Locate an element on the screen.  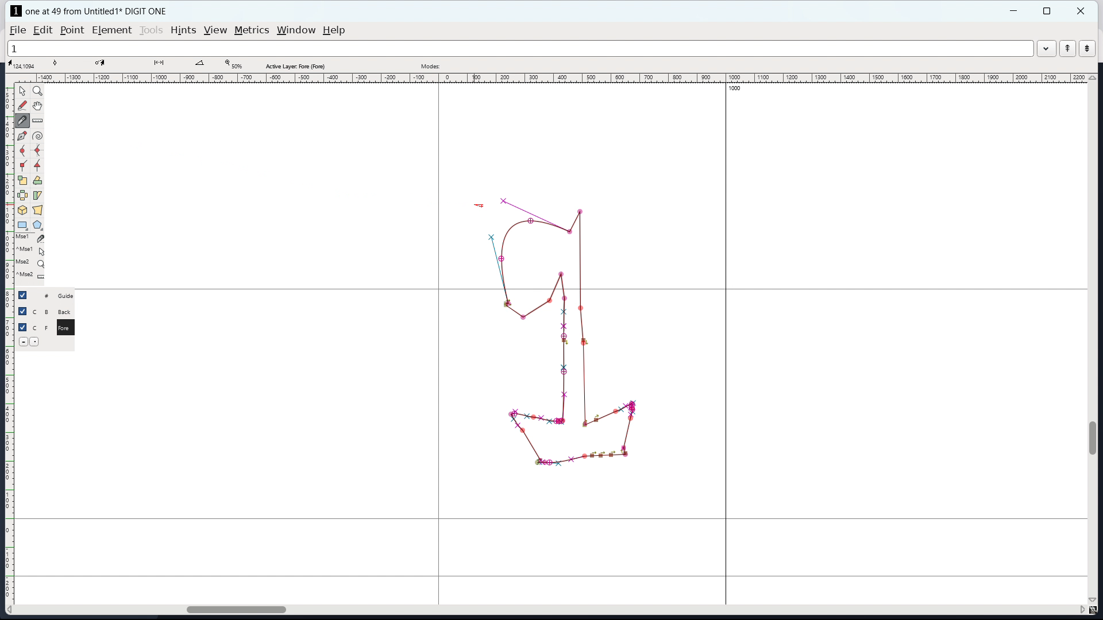
is layer visible is located at coordinates (22, 311).